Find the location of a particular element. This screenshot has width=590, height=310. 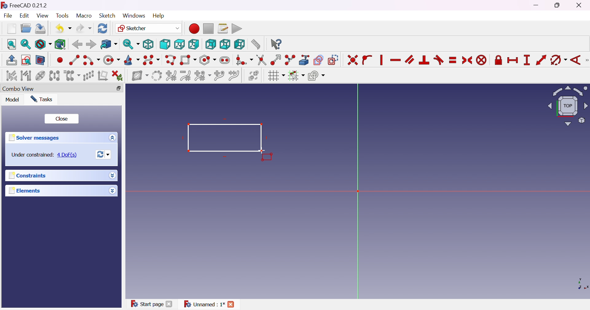

Constrain vertical distance is located at coordinates (527, 60).